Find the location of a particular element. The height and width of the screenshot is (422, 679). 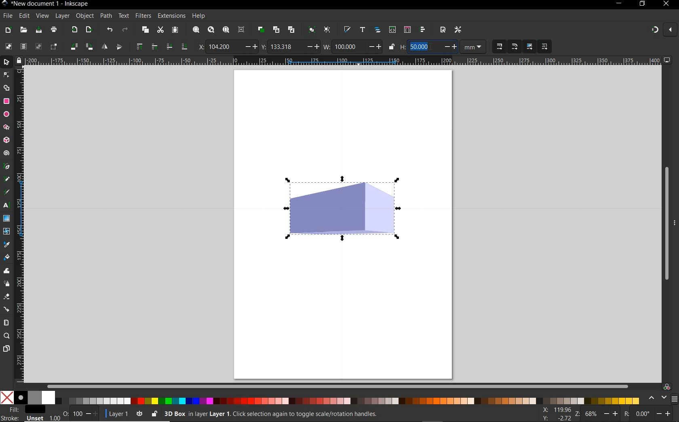

toggle selection box is located at coordinates (54, 46).